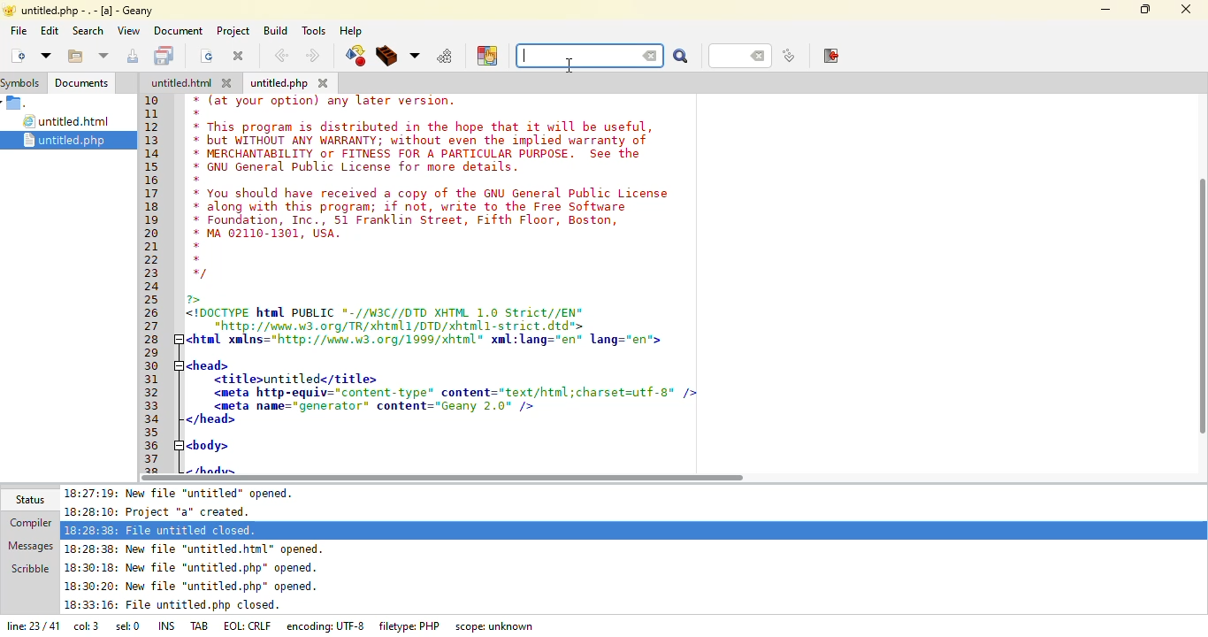  I want to click on messages, so click(29, 544).